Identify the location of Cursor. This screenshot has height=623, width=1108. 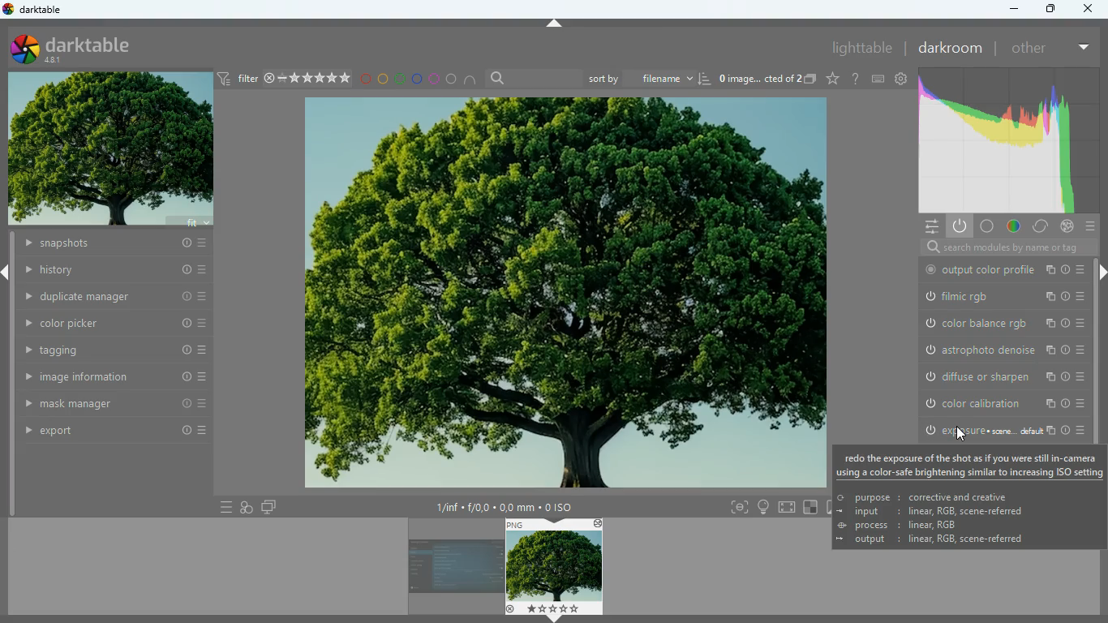
(959, 434).